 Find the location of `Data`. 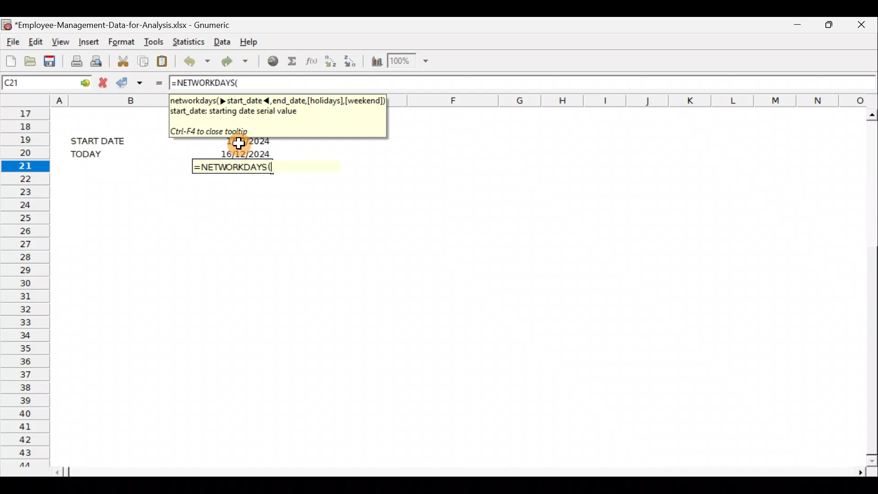

Data is located at coordinates (221, 42).